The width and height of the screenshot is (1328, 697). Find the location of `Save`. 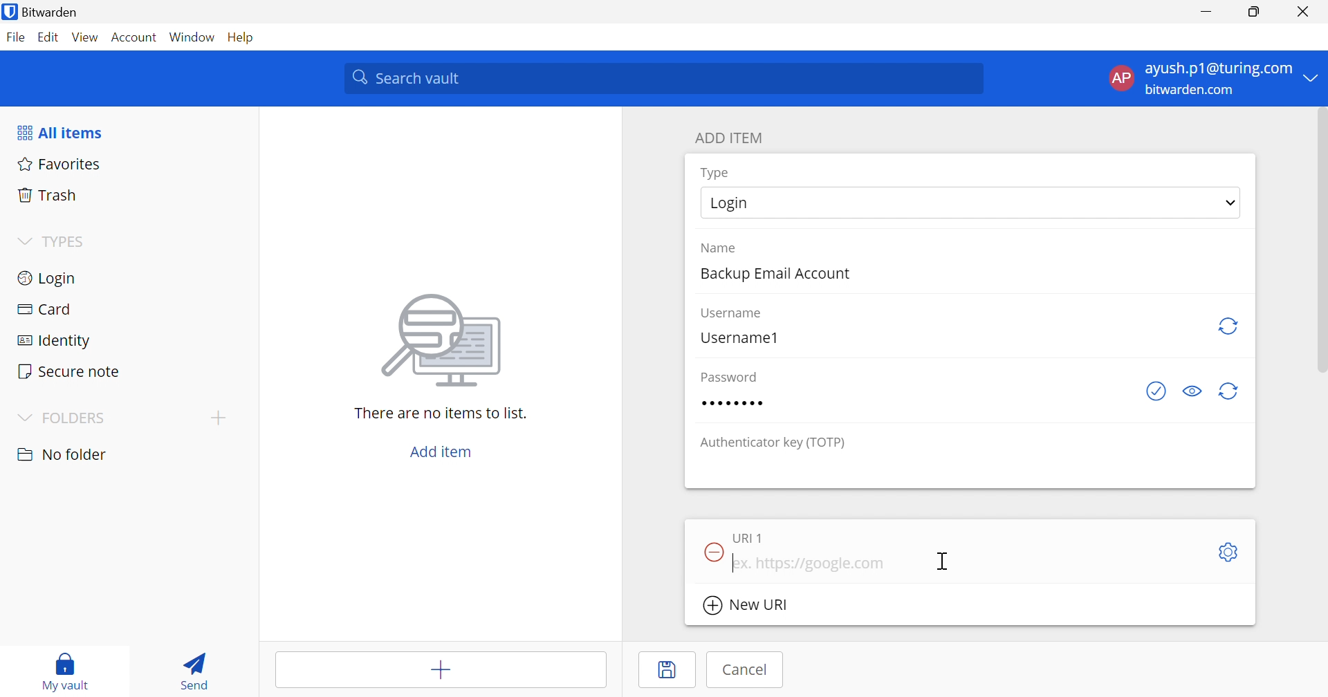

Save is located at coordinates (667, 671).